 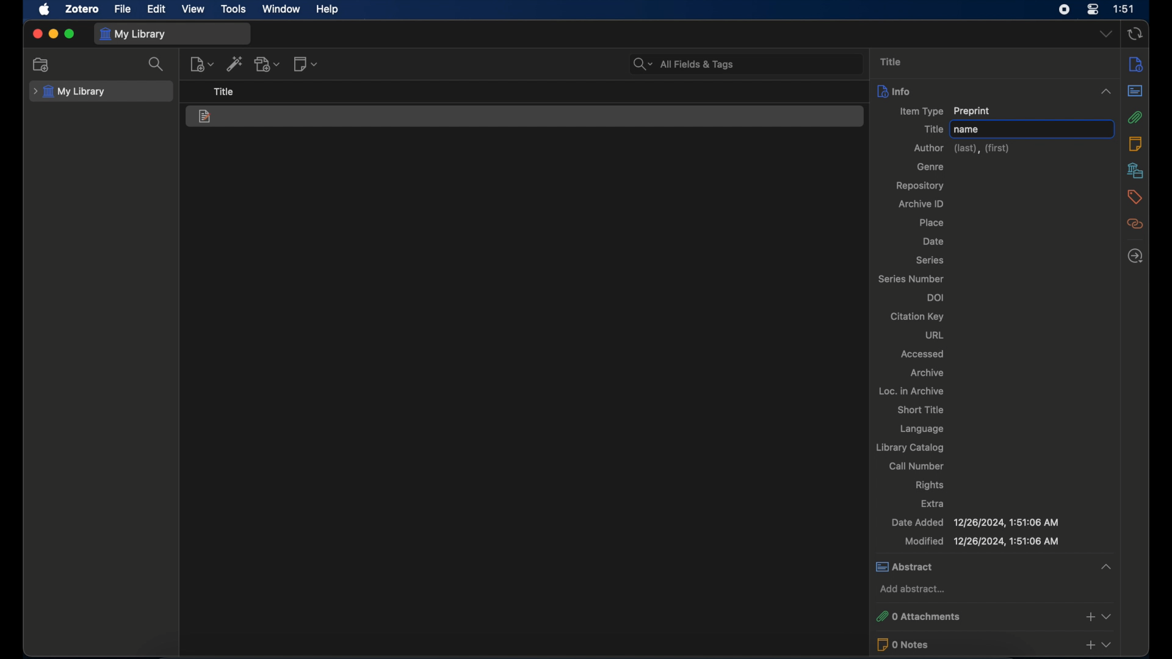 I want to click on add item by identifier, so click(x=234, y=63).